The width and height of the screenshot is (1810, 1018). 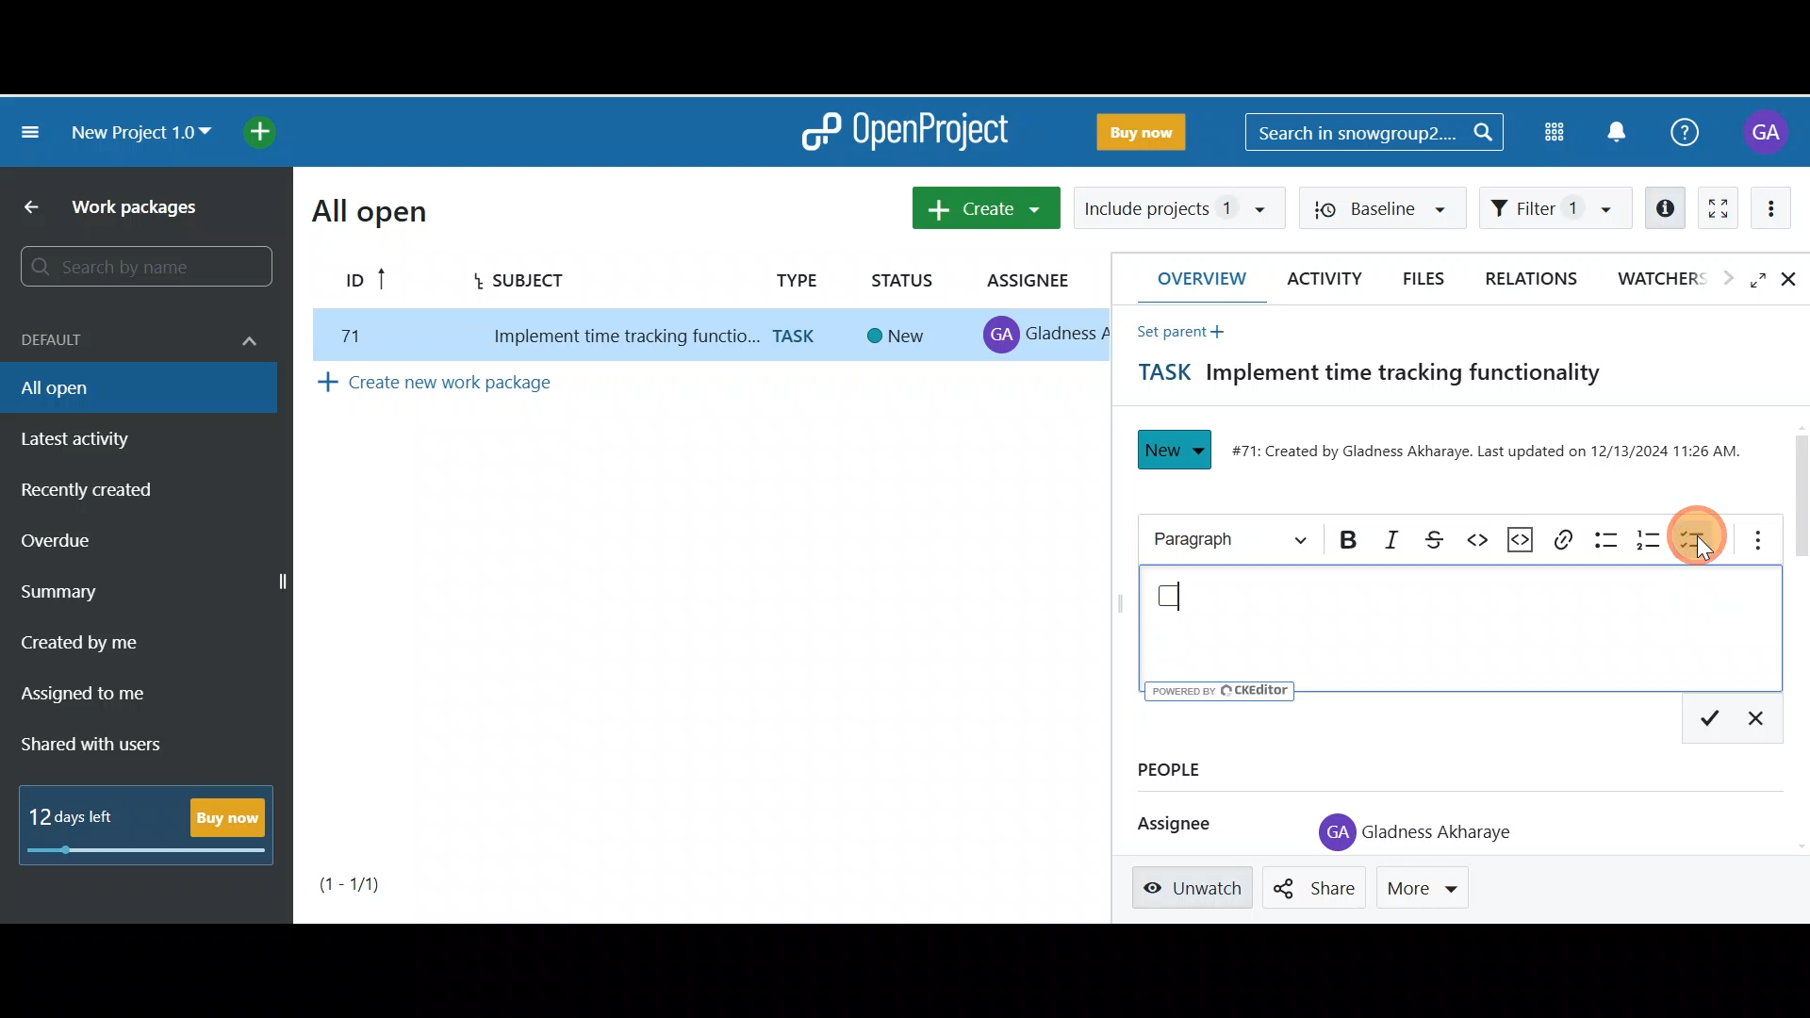 What do you see at coordinates (136, 339) in the screenshot?
I see `Default` at bounding box center [136, 339].